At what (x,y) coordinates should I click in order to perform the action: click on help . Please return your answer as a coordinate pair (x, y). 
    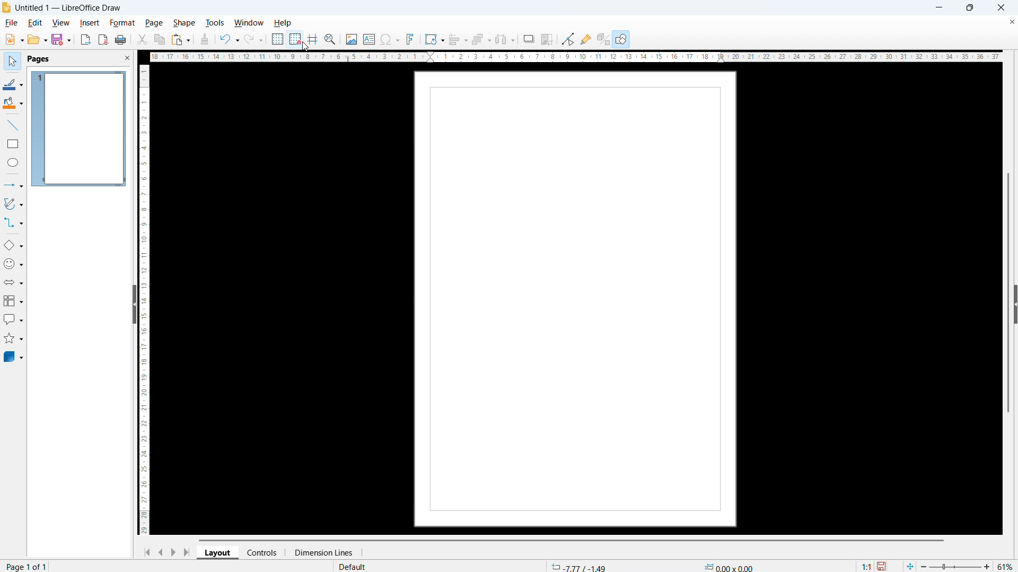
    Looking at the image, I should click on (282, 23).